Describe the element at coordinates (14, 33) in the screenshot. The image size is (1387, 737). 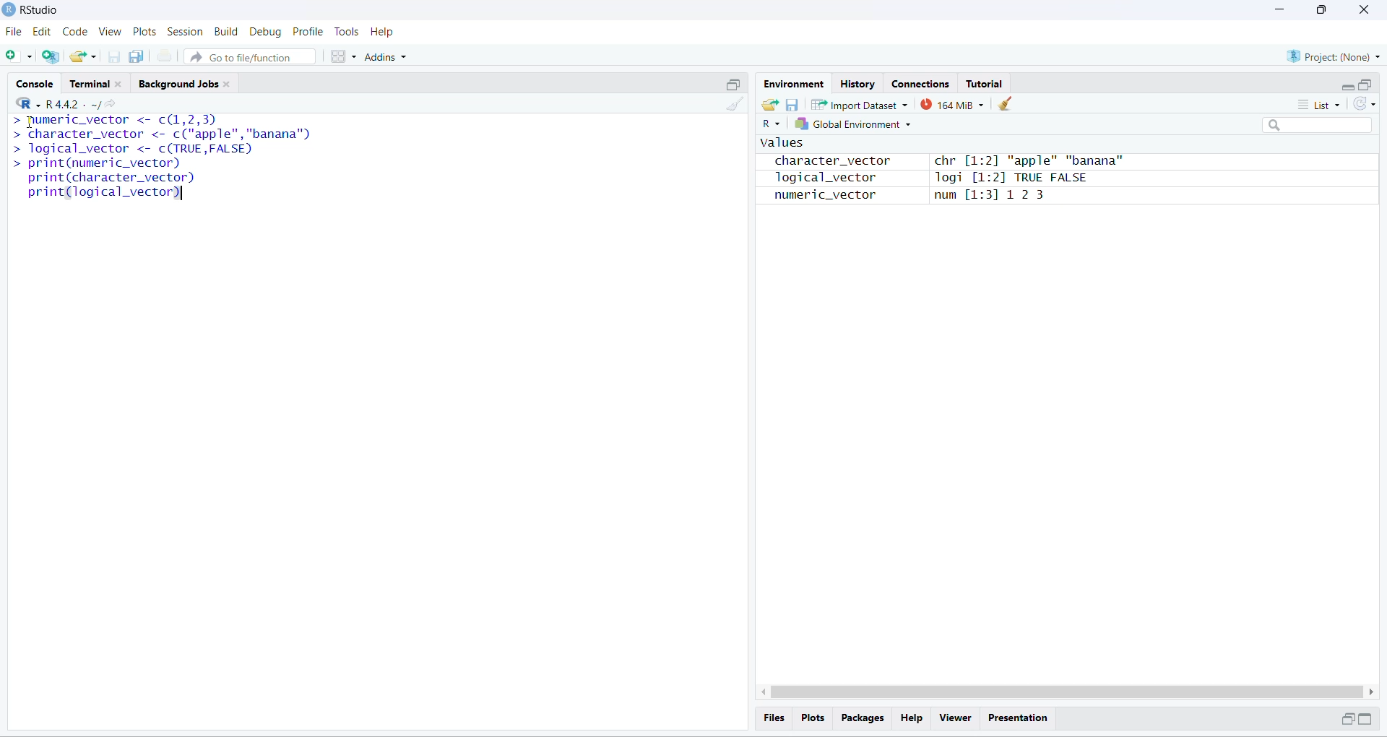
I see `File` at that location.